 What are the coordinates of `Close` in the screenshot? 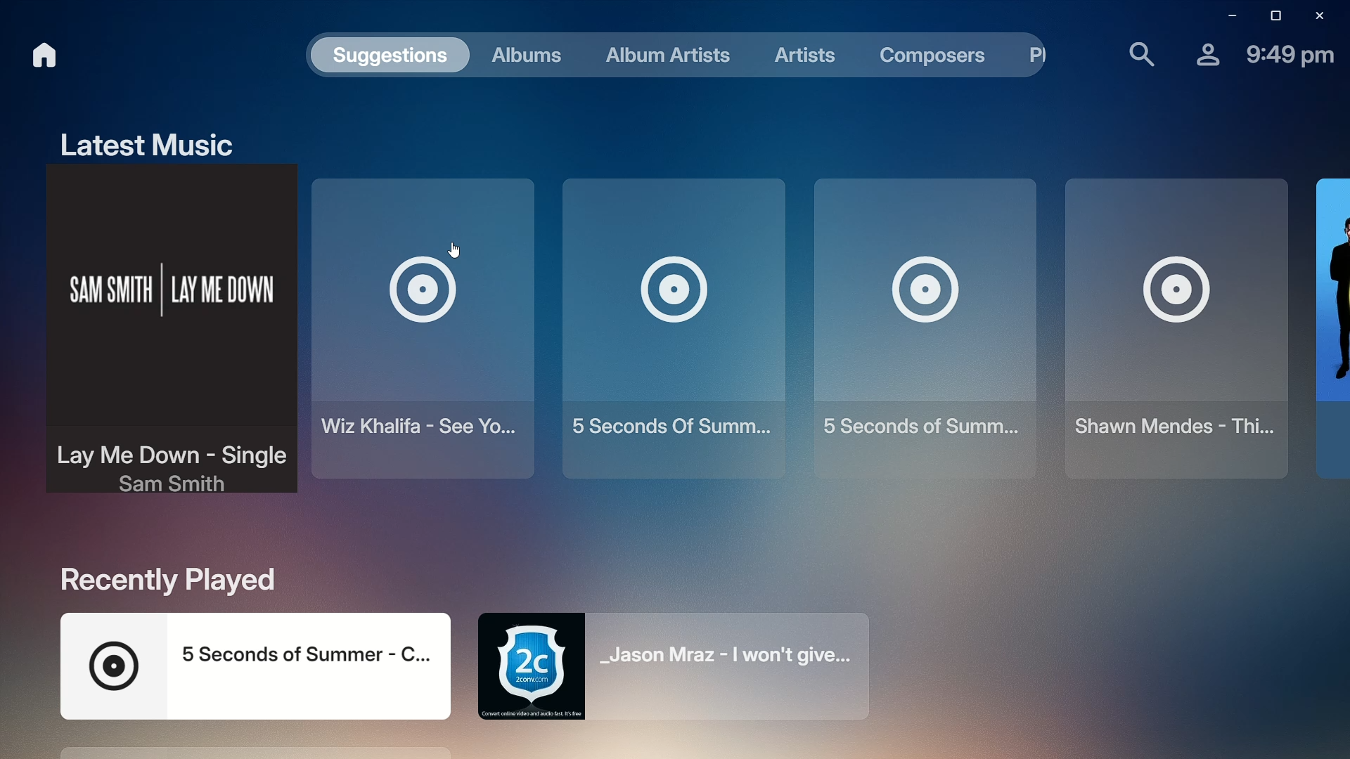 It's located at (1318, 15).